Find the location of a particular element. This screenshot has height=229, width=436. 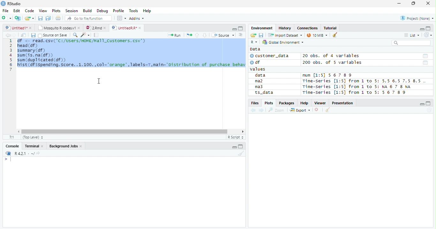

Tutorial is located at coordinates (330, 28).